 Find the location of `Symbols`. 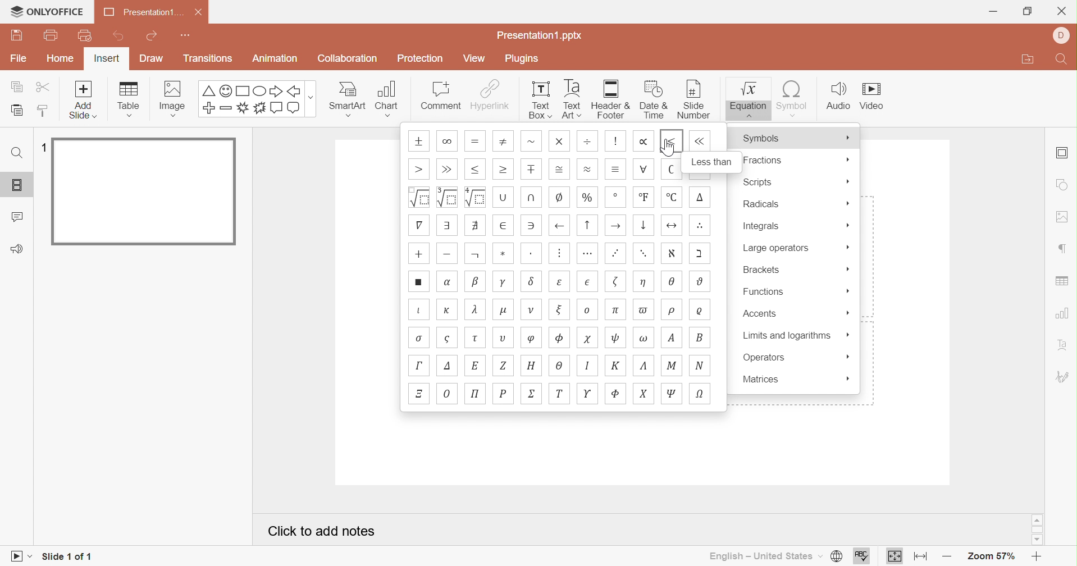

Symbols is located at coordinates (541, 268).